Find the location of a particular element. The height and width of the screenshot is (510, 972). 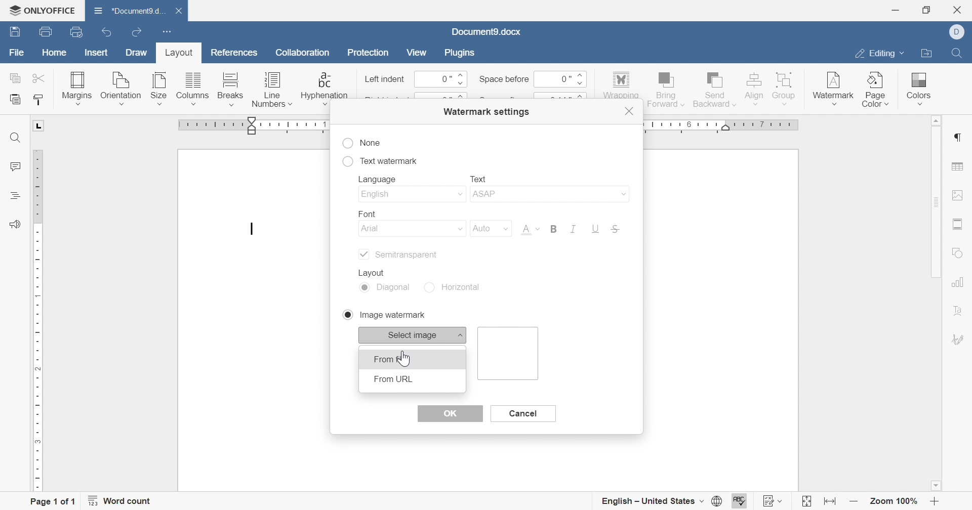

page color is located at coordinates (876, 89).